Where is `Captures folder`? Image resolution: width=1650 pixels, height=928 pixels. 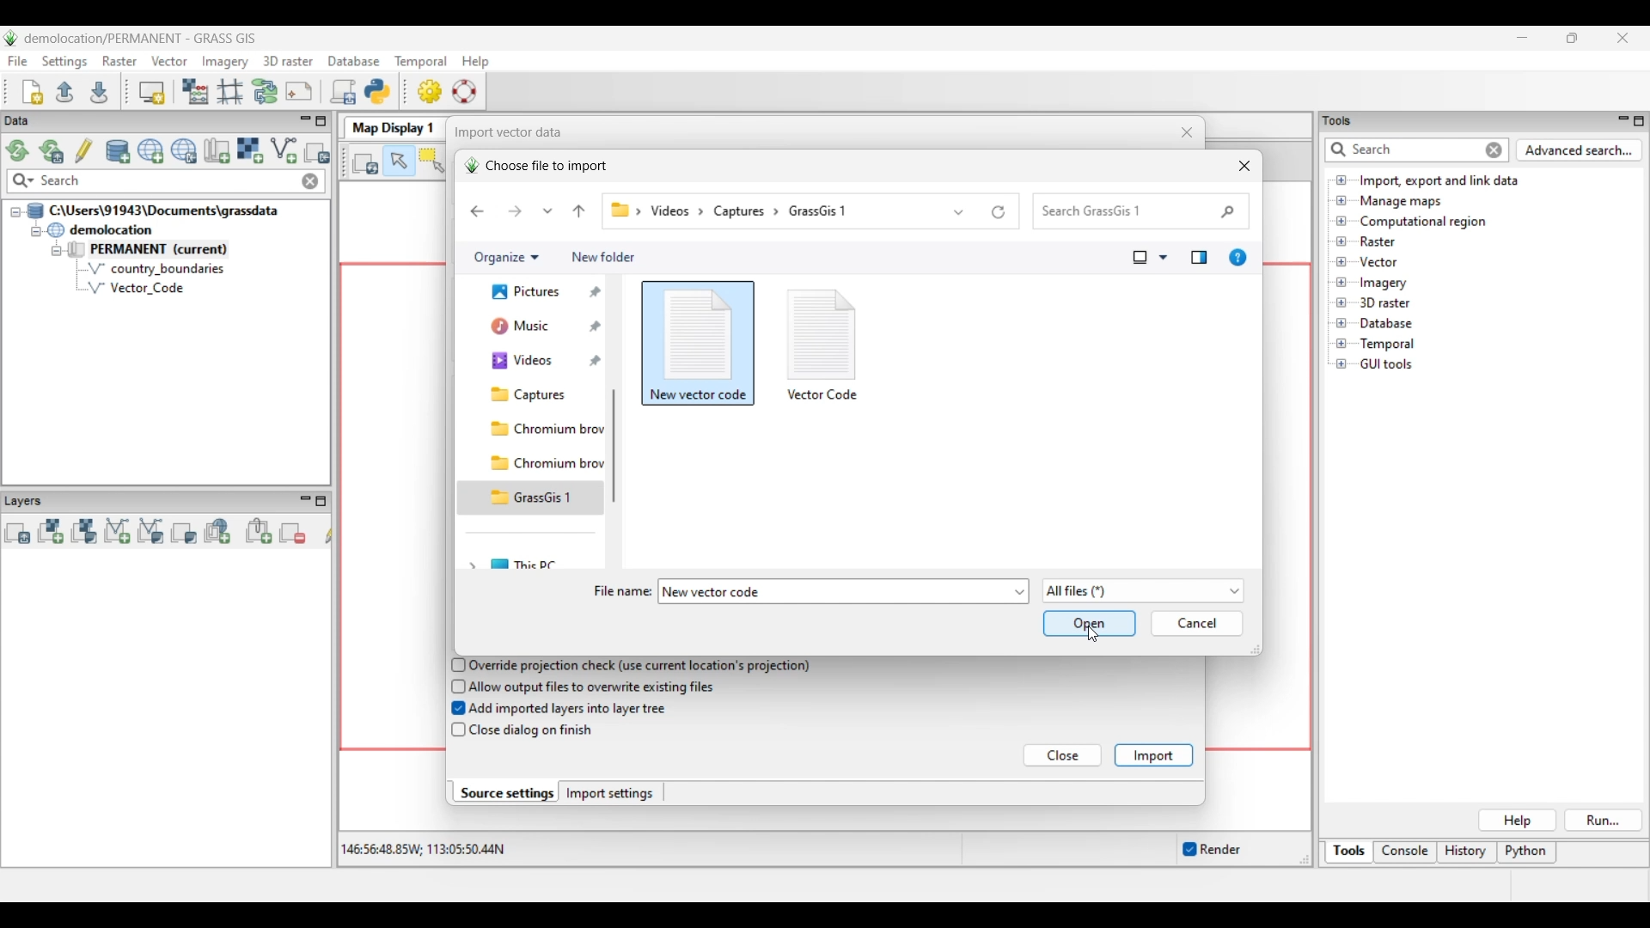 Captures folder is located at coordinates (541, 429).